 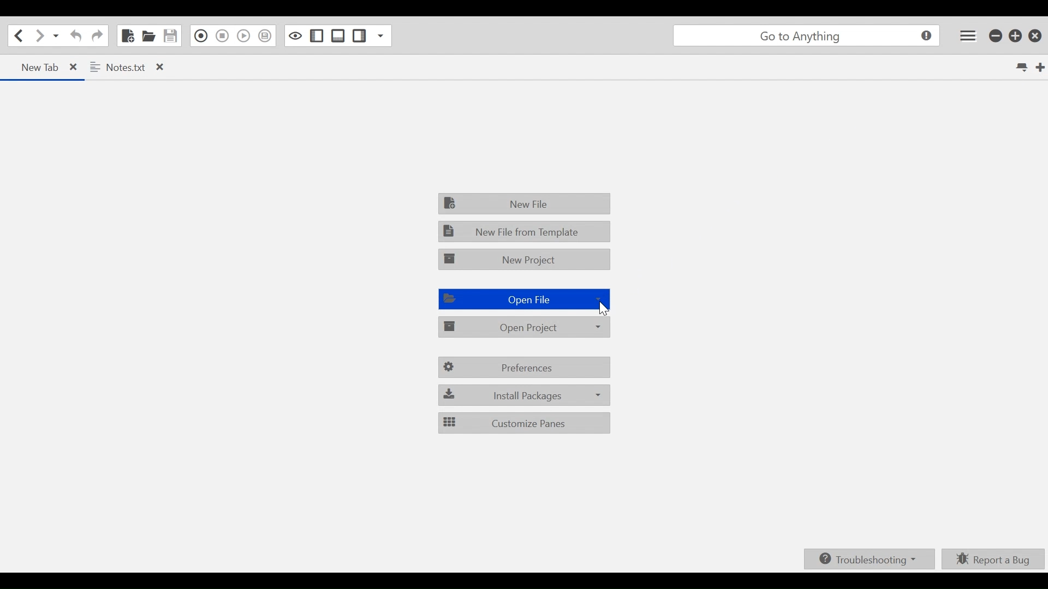 I want to click on Save, so click(x=171, y=35).